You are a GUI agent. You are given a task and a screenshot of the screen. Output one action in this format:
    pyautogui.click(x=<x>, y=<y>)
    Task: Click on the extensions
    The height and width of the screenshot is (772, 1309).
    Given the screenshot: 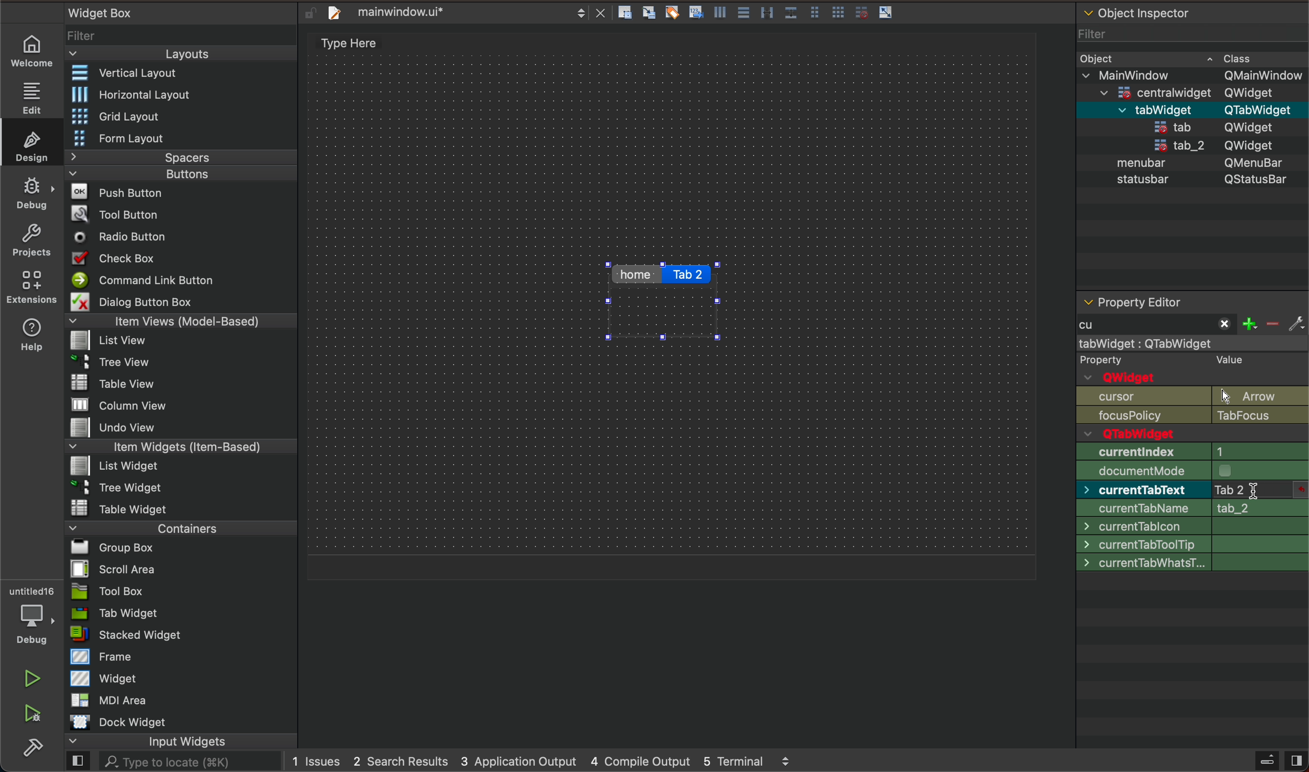 What is the action you would take?
    pyautogui.click(x=34, y=285)
    